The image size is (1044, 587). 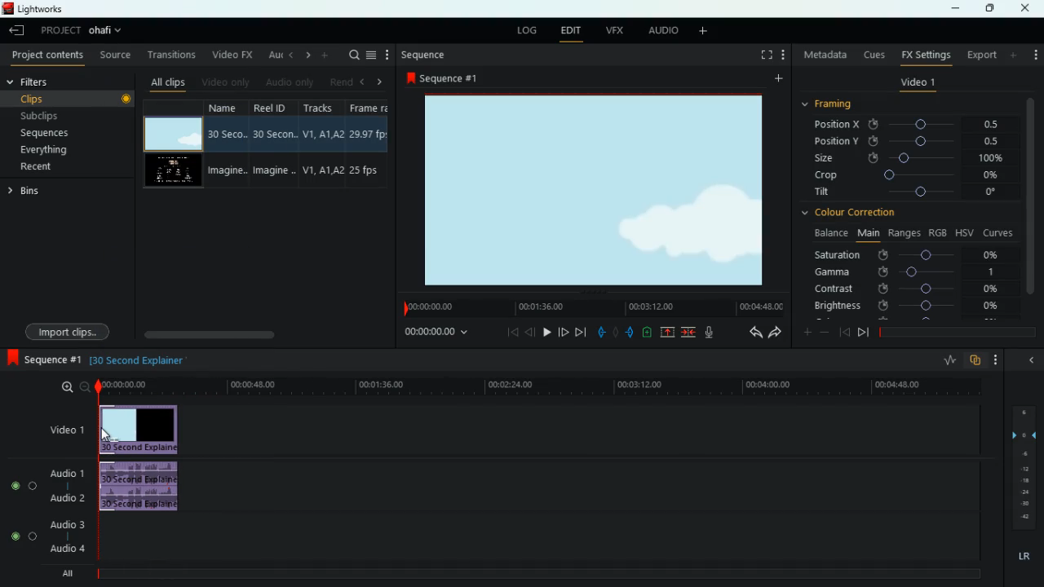 I want to click on tilt, so click(x=909, y=193).